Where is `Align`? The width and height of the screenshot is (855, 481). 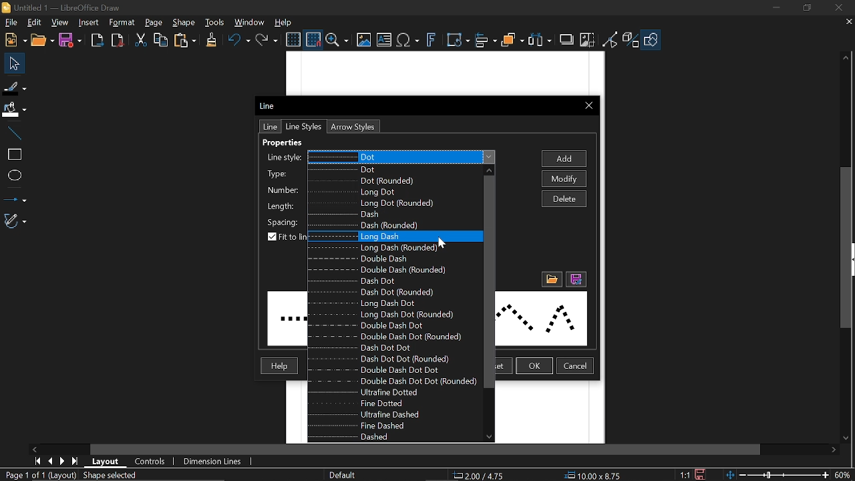 Align is located at coordinates (486, 41).